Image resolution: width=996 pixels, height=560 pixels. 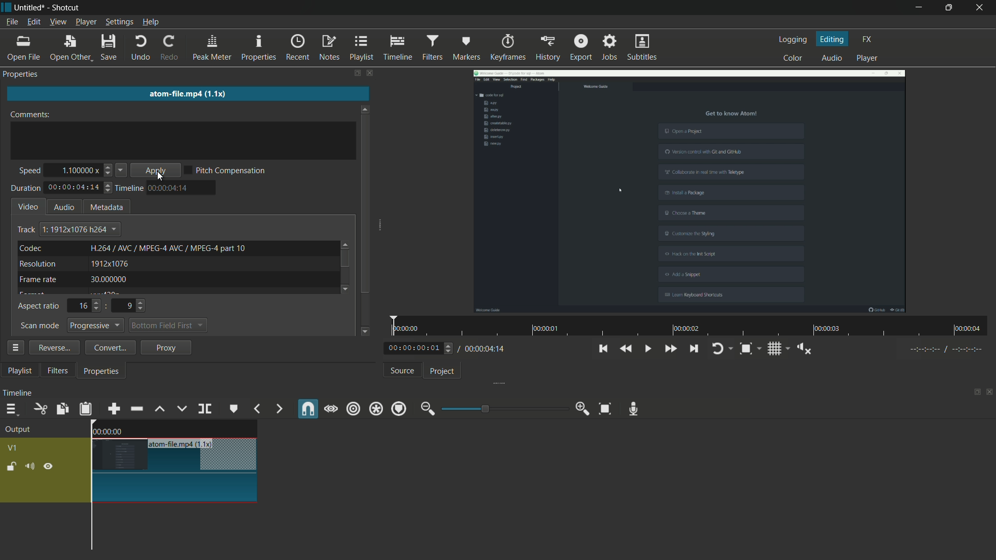 What do you see at coordinates (306, 409) in the screenshot?
I see `snap` at bounding box center [306, 409].